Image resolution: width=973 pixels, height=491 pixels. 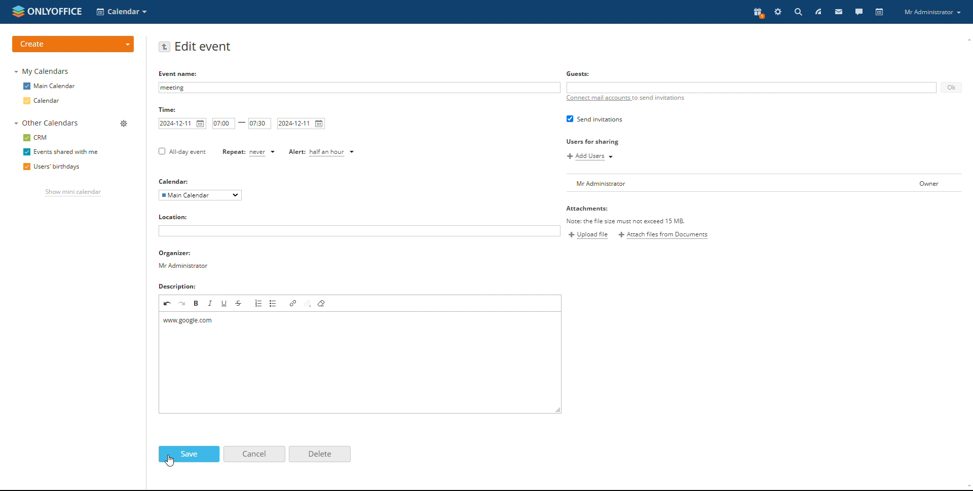 What do you see at coordinates (578, 73) in the screenshot?
I see `` at bounding box center [578, 73].